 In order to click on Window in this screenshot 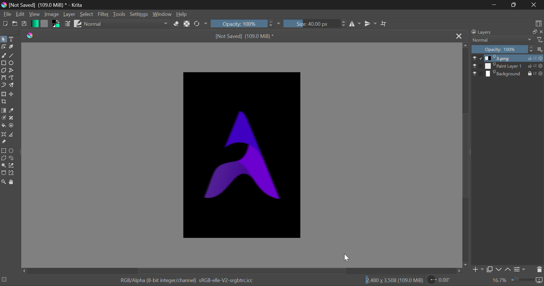, I will do `click(162, 14)`.